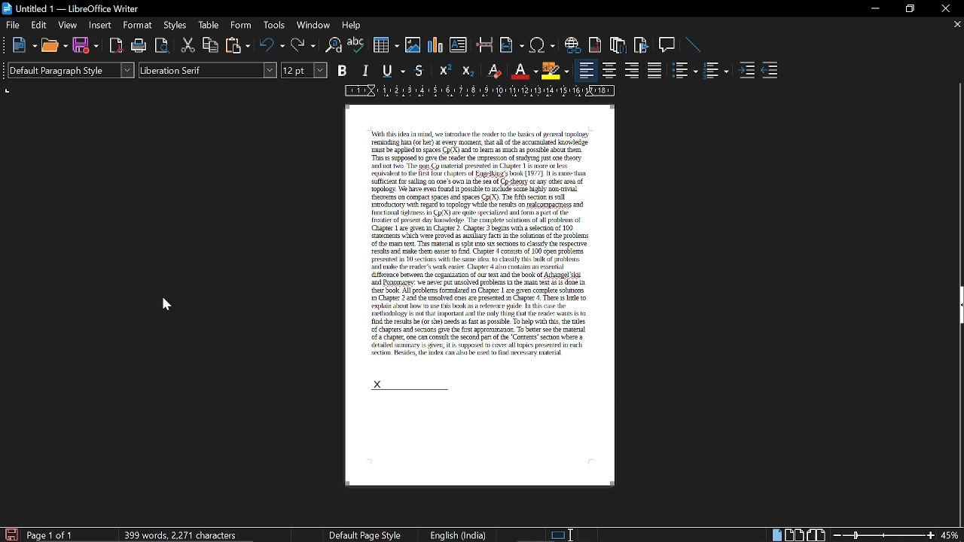 This screenshot has height=542, width=964. What do you see at coordinates (138, 26) in the screenshot?
I see `format` at bounding box center [138, 26].